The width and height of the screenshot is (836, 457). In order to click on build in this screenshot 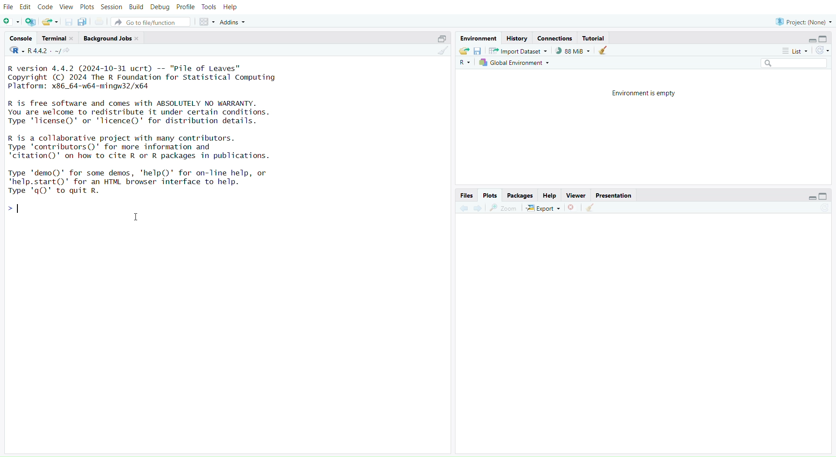, I will do `click(135, 7)`.